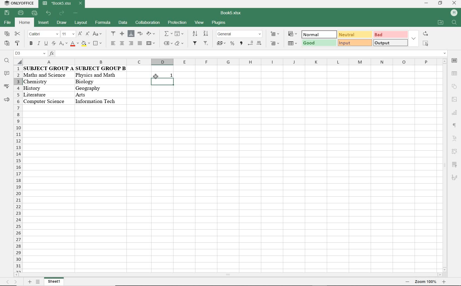 Image resolution: width=461 pixels, height=286 pixels. What do you see at coordinates (293, 44) in the screenshot?
I see `format as table template` at bounding box center [293, 44].